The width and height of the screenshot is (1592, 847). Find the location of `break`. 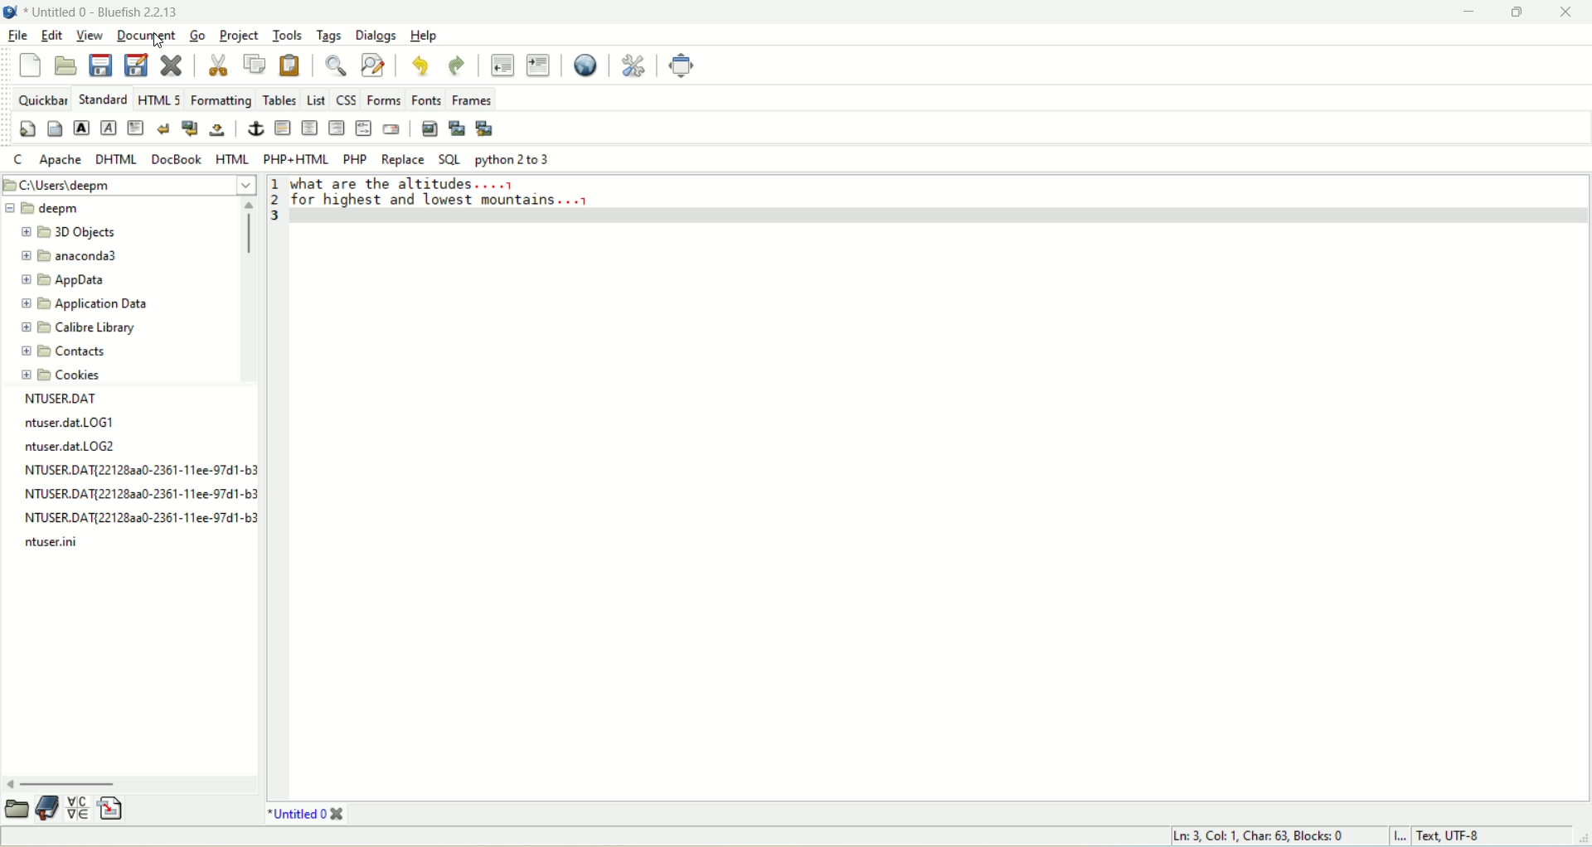

break is located at coordinates (163, 128).